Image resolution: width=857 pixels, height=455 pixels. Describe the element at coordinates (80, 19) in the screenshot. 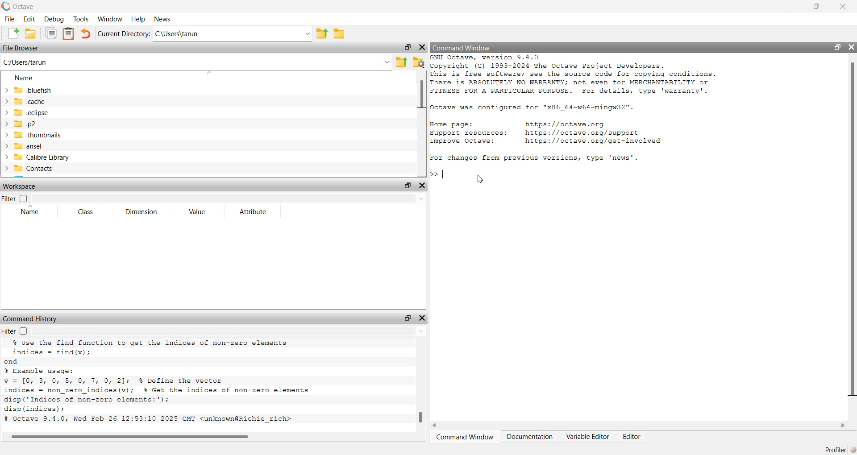

I see `Tools` at that location.